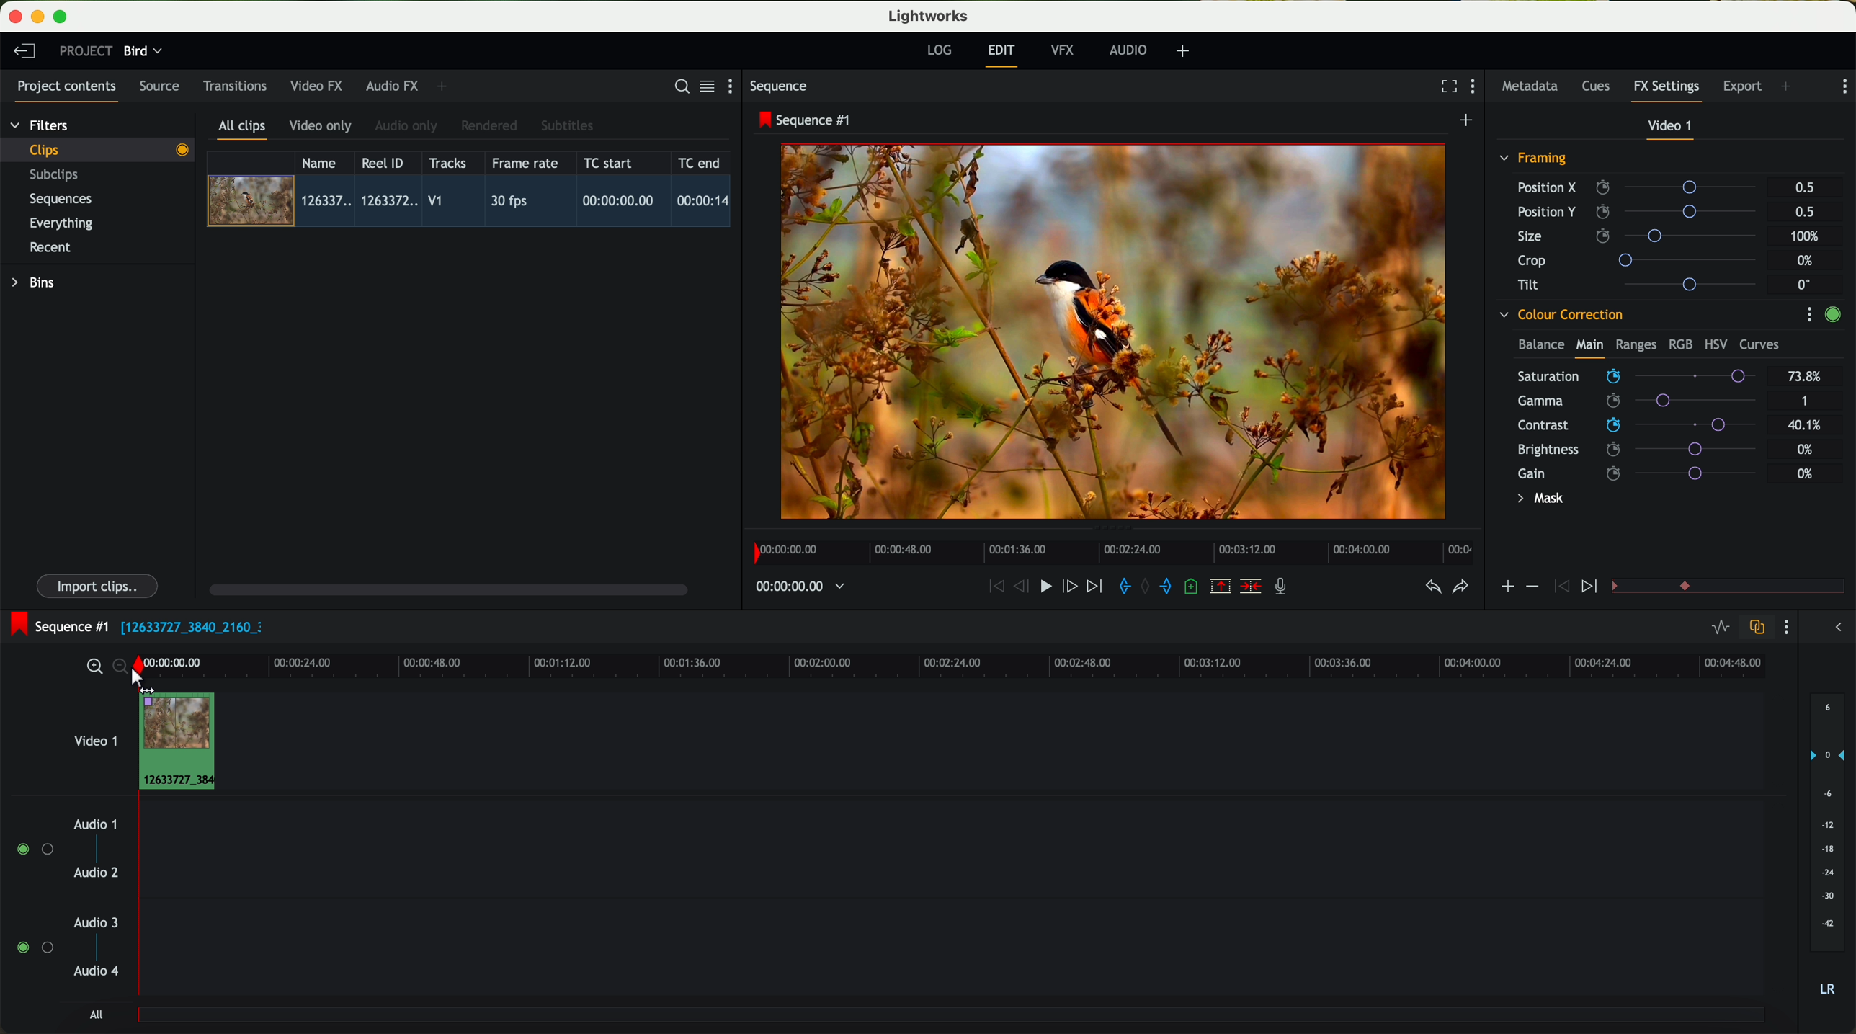  What do you see at coordinates (143, 52) in the screenshot?
I see `bird` at bounding box center [143, 52].